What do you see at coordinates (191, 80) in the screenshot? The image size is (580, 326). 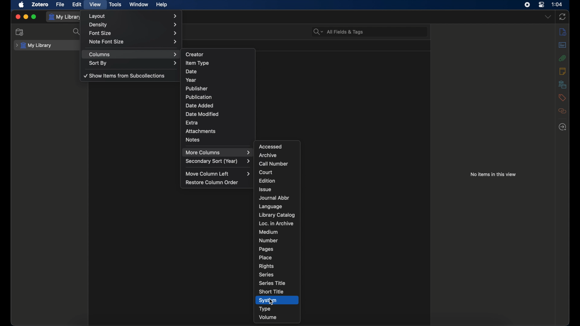 I see `year` at bounding box center [191, 80].